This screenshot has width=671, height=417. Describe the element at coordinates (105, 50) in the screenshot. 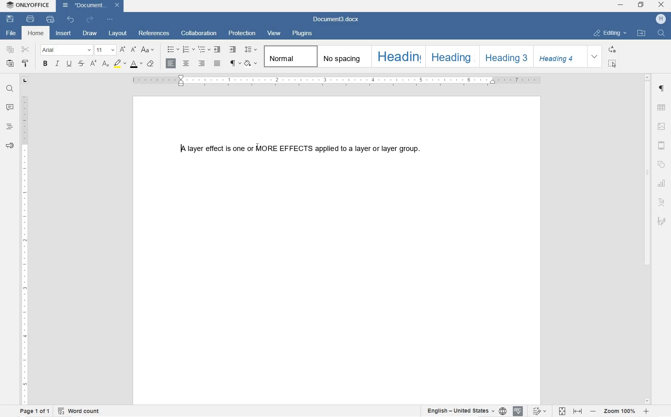

I see `FONT SIZE` at that location.